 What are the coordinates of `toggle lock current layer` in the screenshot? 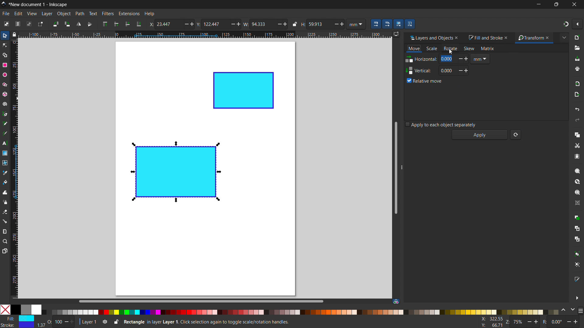 It's located at (116, 321).